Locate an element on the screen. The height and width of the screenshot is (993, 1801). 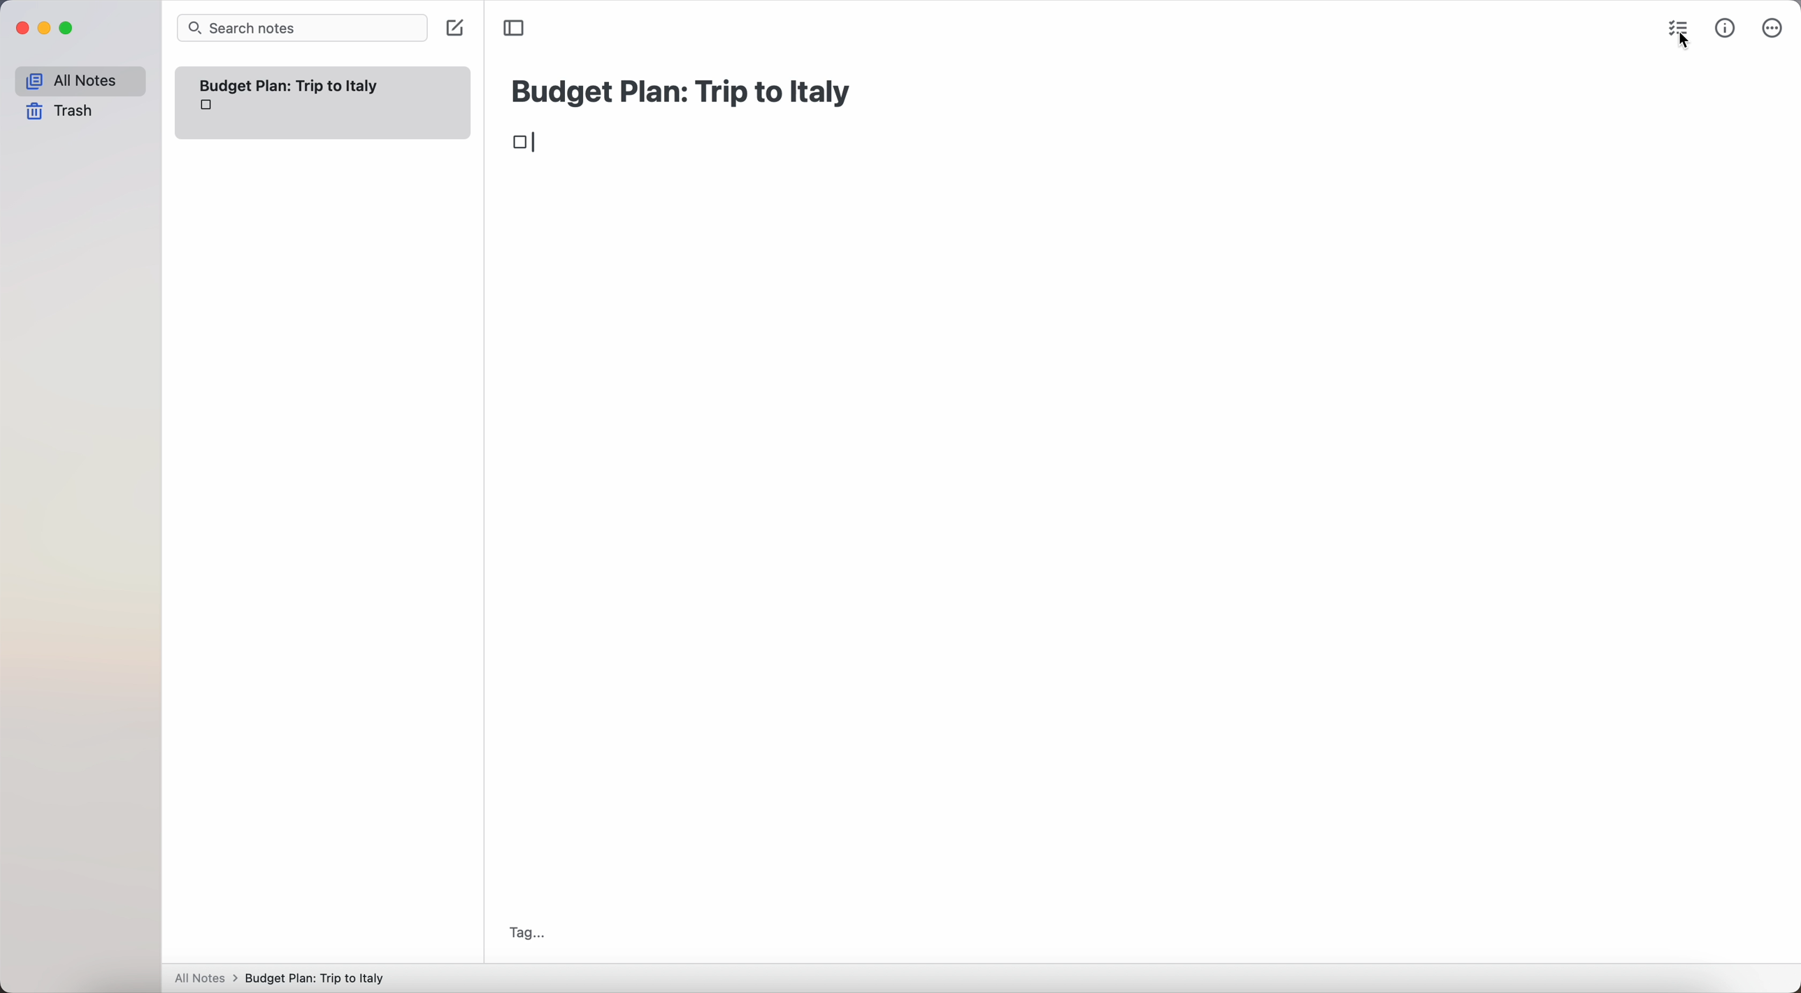
tag is located at coordinates (527, 933).